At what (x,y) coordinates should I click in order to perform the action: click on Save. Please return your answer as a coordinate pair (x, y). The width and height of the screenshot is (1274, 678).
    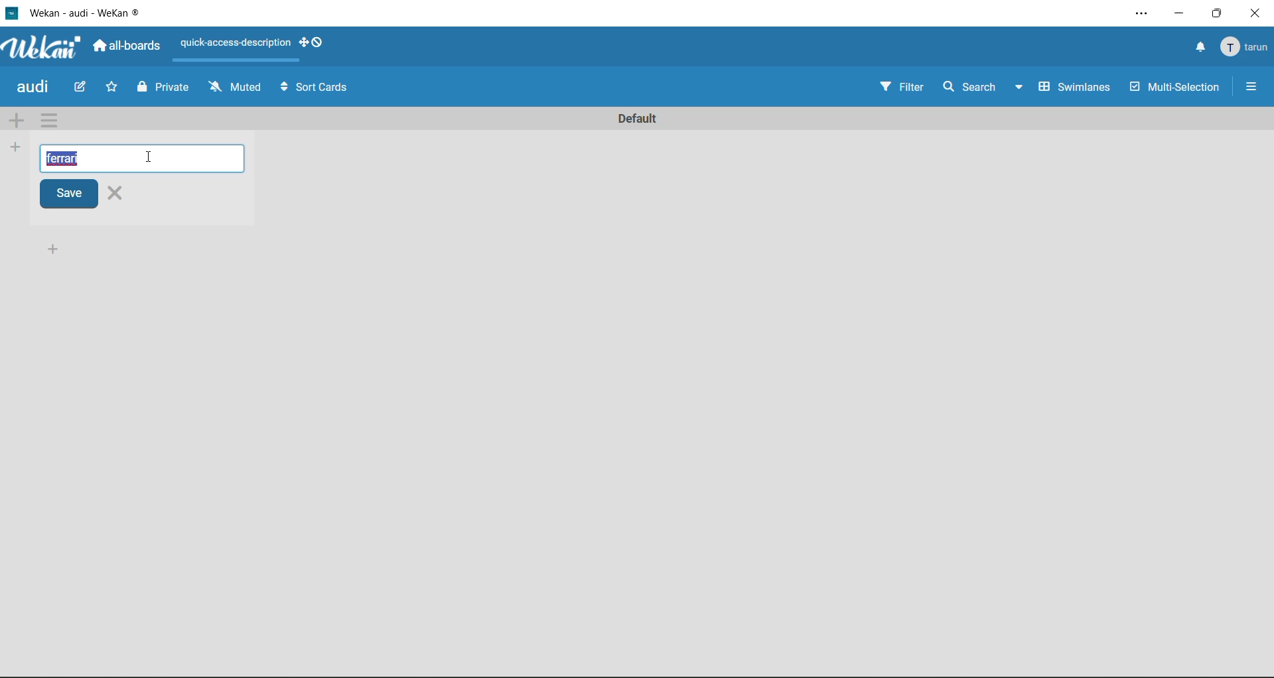
    Looking at the image, I should click on (66, 195).